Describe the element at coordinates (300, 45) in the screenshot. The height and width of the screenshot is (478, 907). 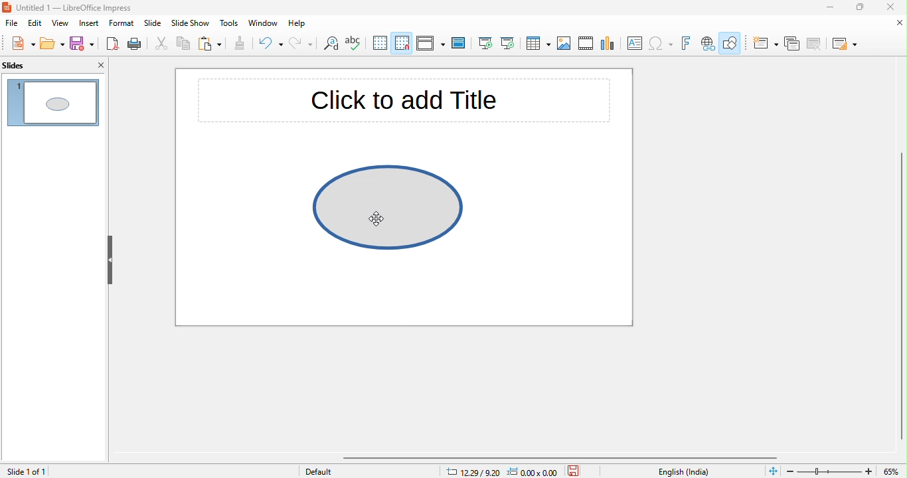
I see `redo` at that location.